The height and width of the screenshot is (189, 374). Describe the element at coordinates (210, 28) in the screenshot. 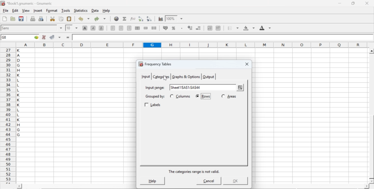

I see `decrease indent` at that location.